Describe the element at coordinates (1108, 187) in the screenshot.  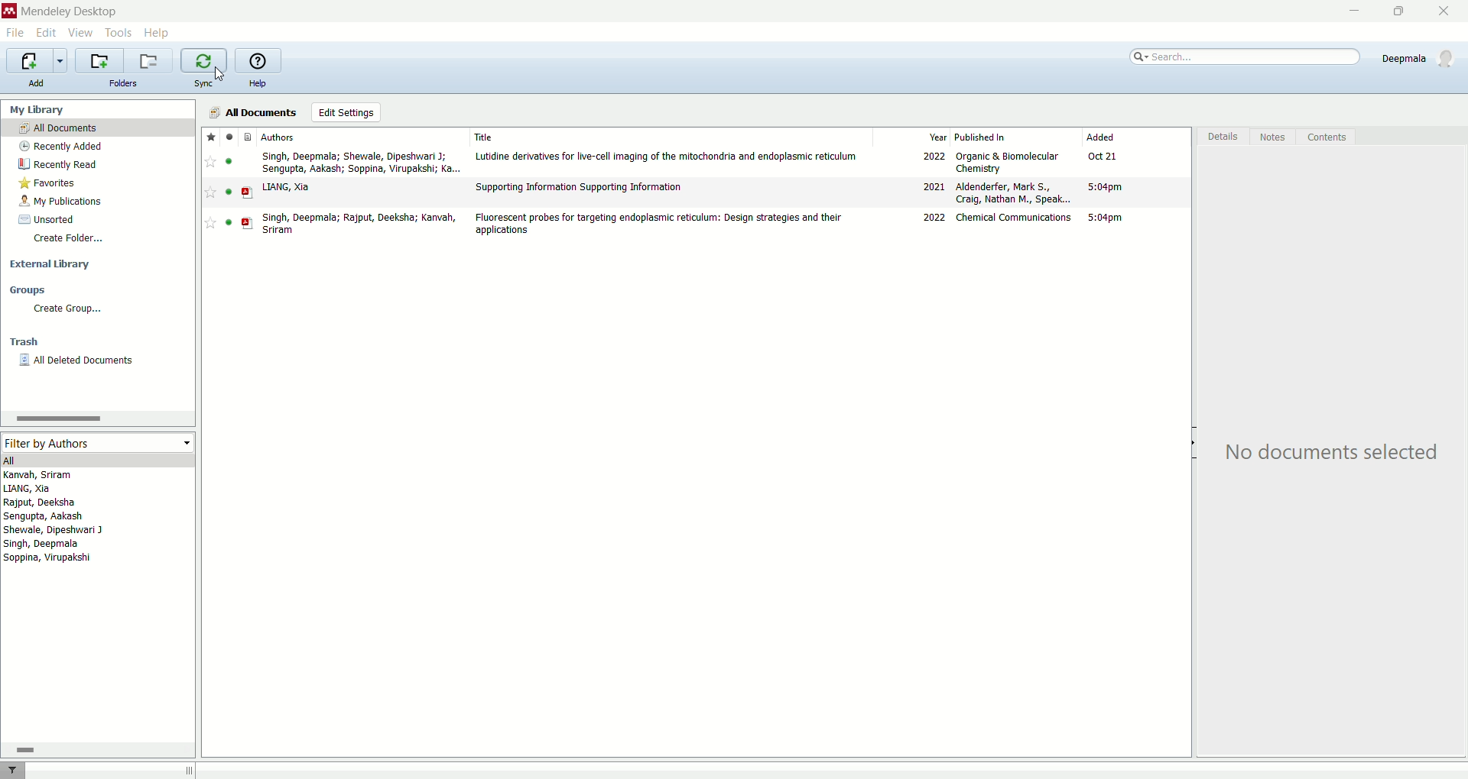
I see `5:04pm` at that location.